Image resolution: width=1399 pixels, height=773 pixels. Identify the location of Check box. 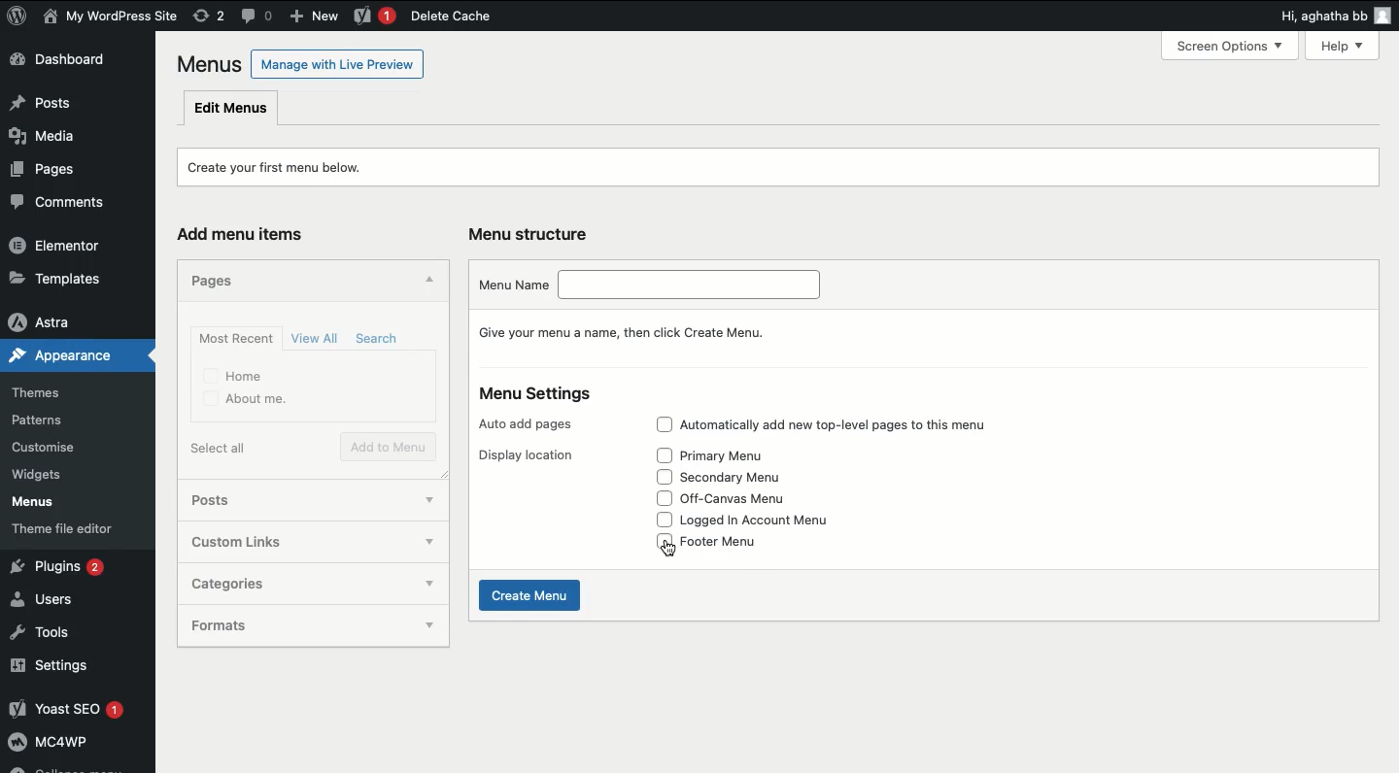
(658, 455).